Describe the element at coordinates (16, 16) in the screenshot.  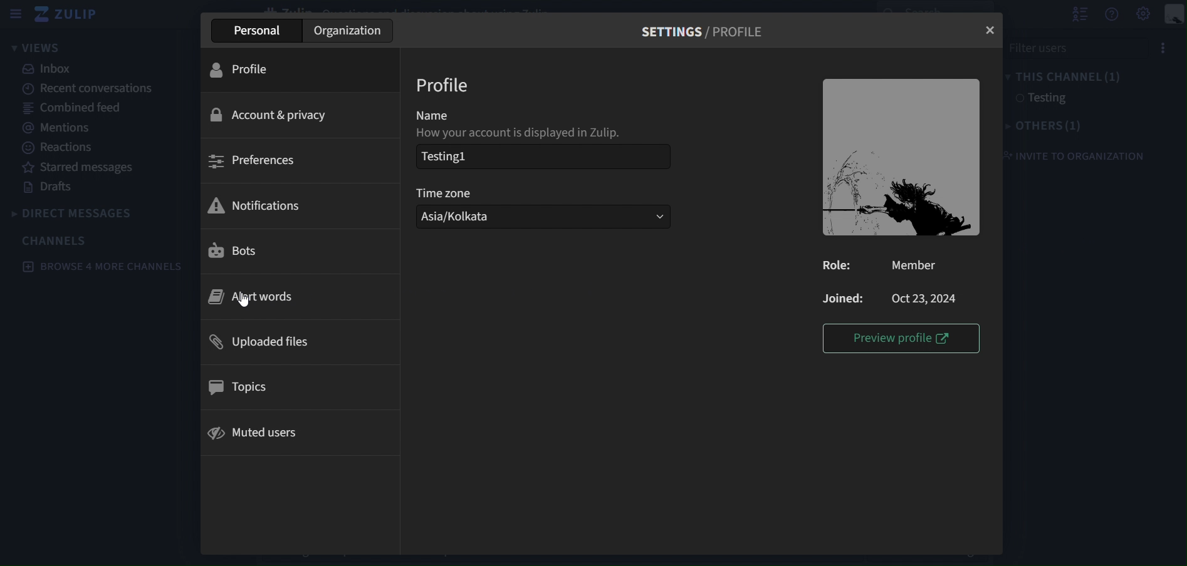
I see `hide sidebar` at that location.